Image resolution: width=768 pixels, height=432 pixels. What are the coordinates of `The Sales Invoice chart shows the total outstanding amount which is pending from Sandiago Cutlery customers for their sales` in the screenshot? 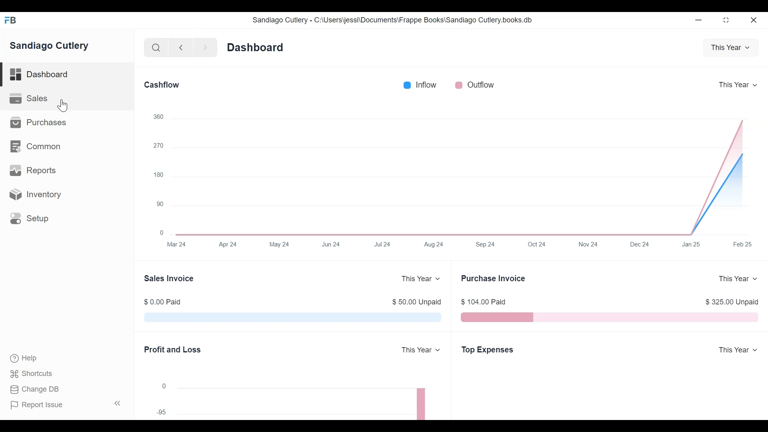 It's located at (292, 318).